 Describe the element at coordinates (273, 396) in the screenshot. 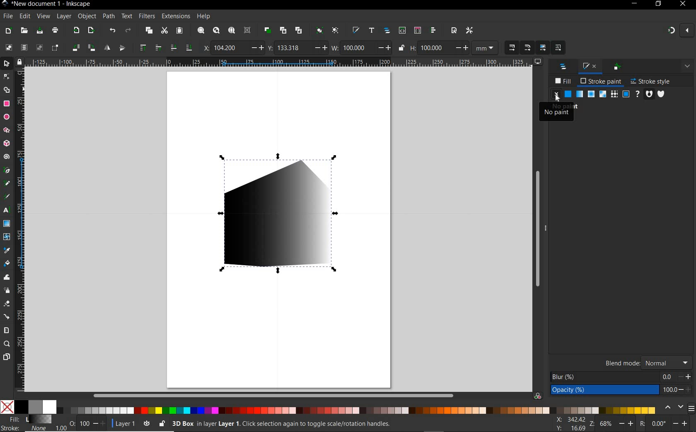

I see `SCROLLBAR` at that location.